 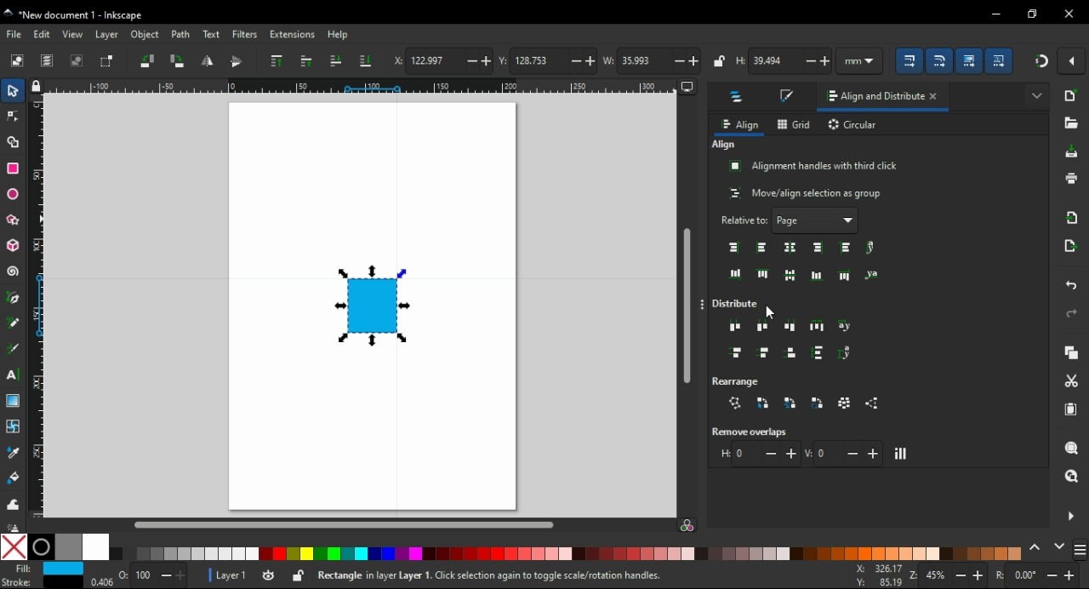 What do you see at coordinates (181, 35) in the screenshot?
I see `path` at bounding box center [181, 35].